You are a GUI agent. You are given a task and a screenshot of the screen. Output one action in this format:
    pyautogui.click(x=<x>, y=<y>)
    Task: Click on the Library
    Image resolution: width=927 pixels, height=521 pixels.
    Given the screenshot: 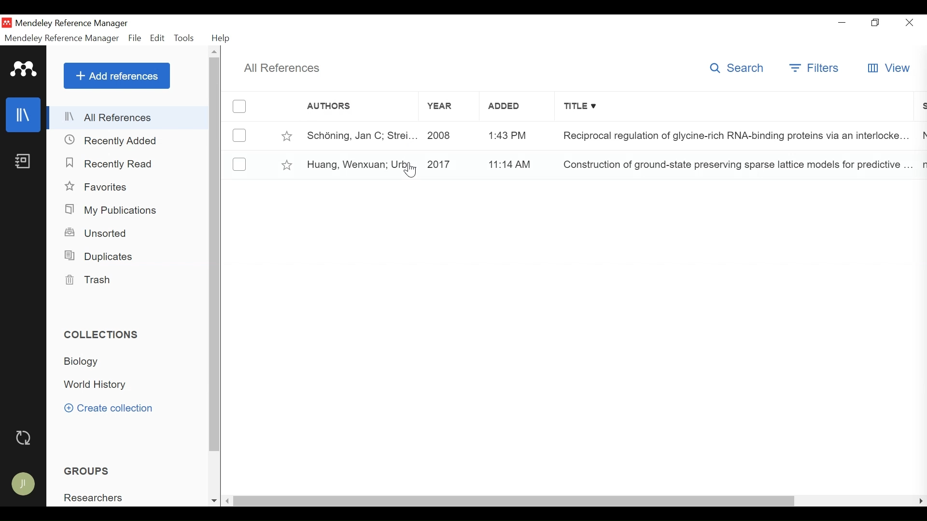 What is the action you would take?
    pyautogui.click(x=24, y=114)
    